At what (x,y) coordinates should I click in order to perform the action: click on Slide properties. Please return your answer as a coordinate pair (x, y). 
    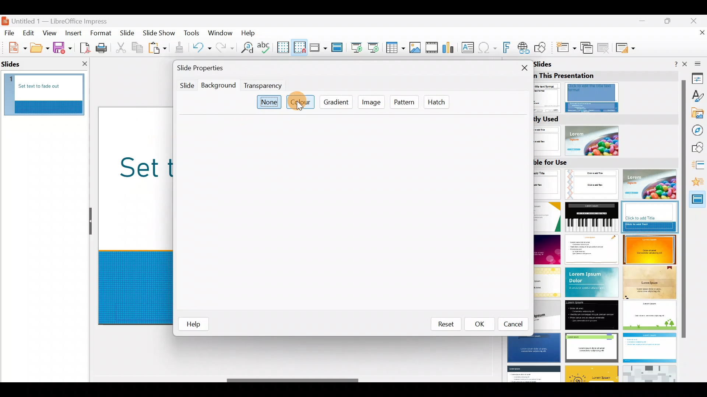
    Looking at the image, I should click on (212, 69).